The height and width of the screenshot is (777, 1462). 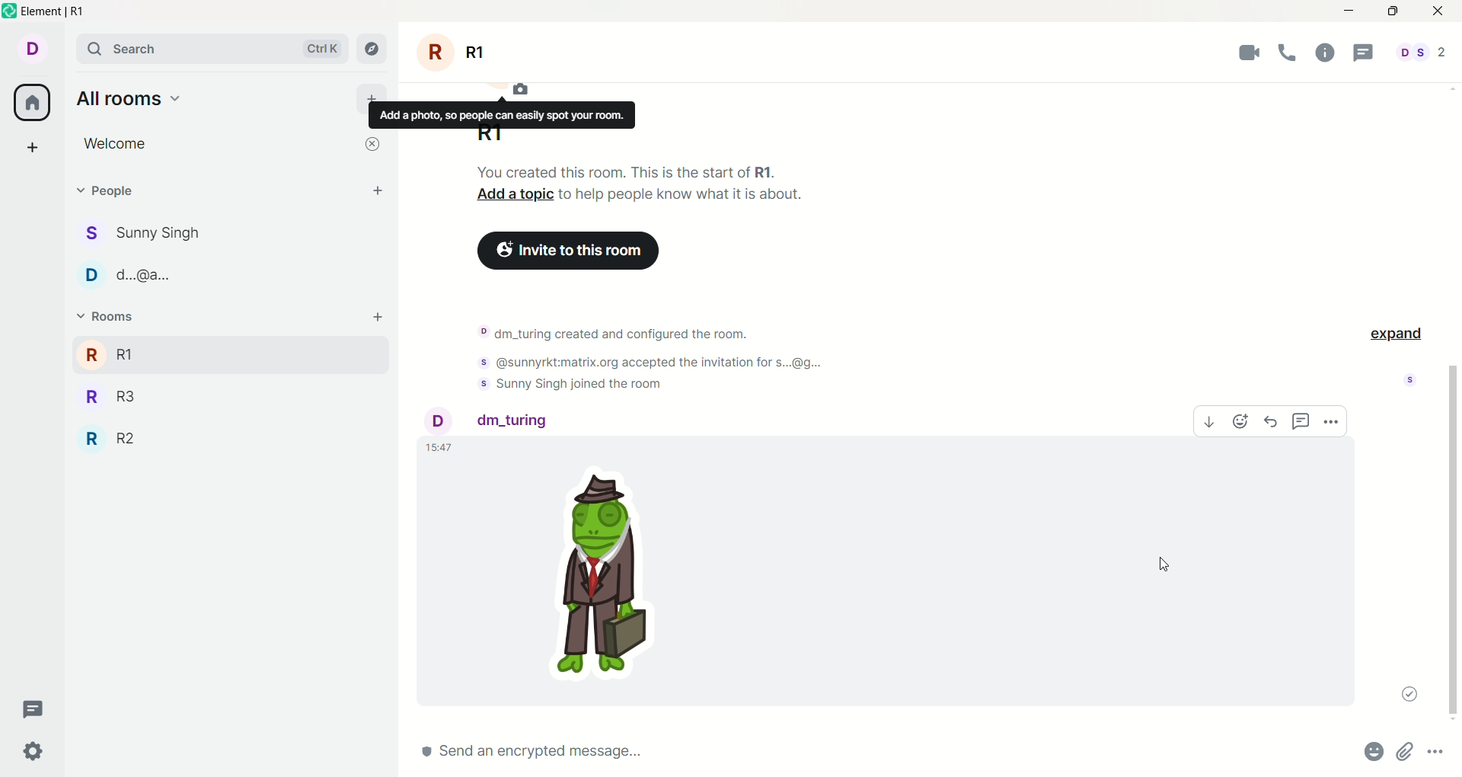 What do you see at coordinates (130, 98) in the screenshot?
I see `all rooms` at bounding box center [130, 98].